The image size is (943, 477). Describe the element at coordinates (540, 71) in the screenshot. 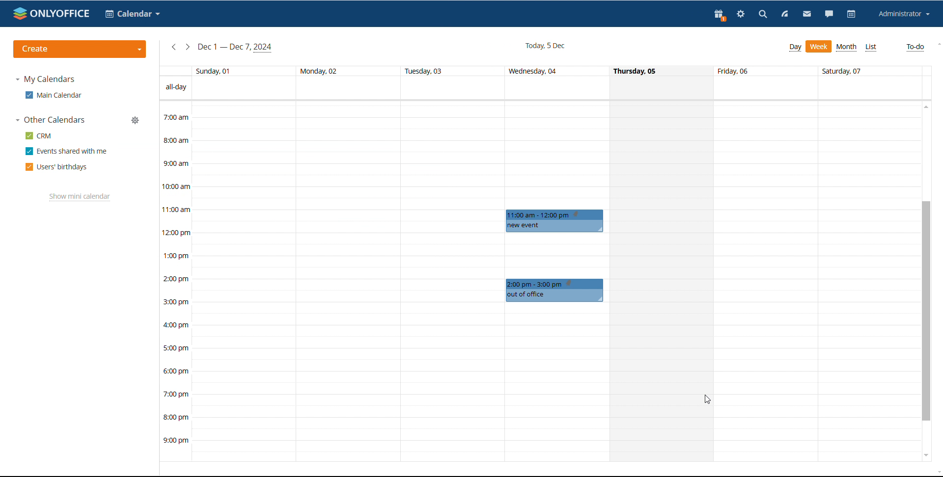

I see `days` at that location.